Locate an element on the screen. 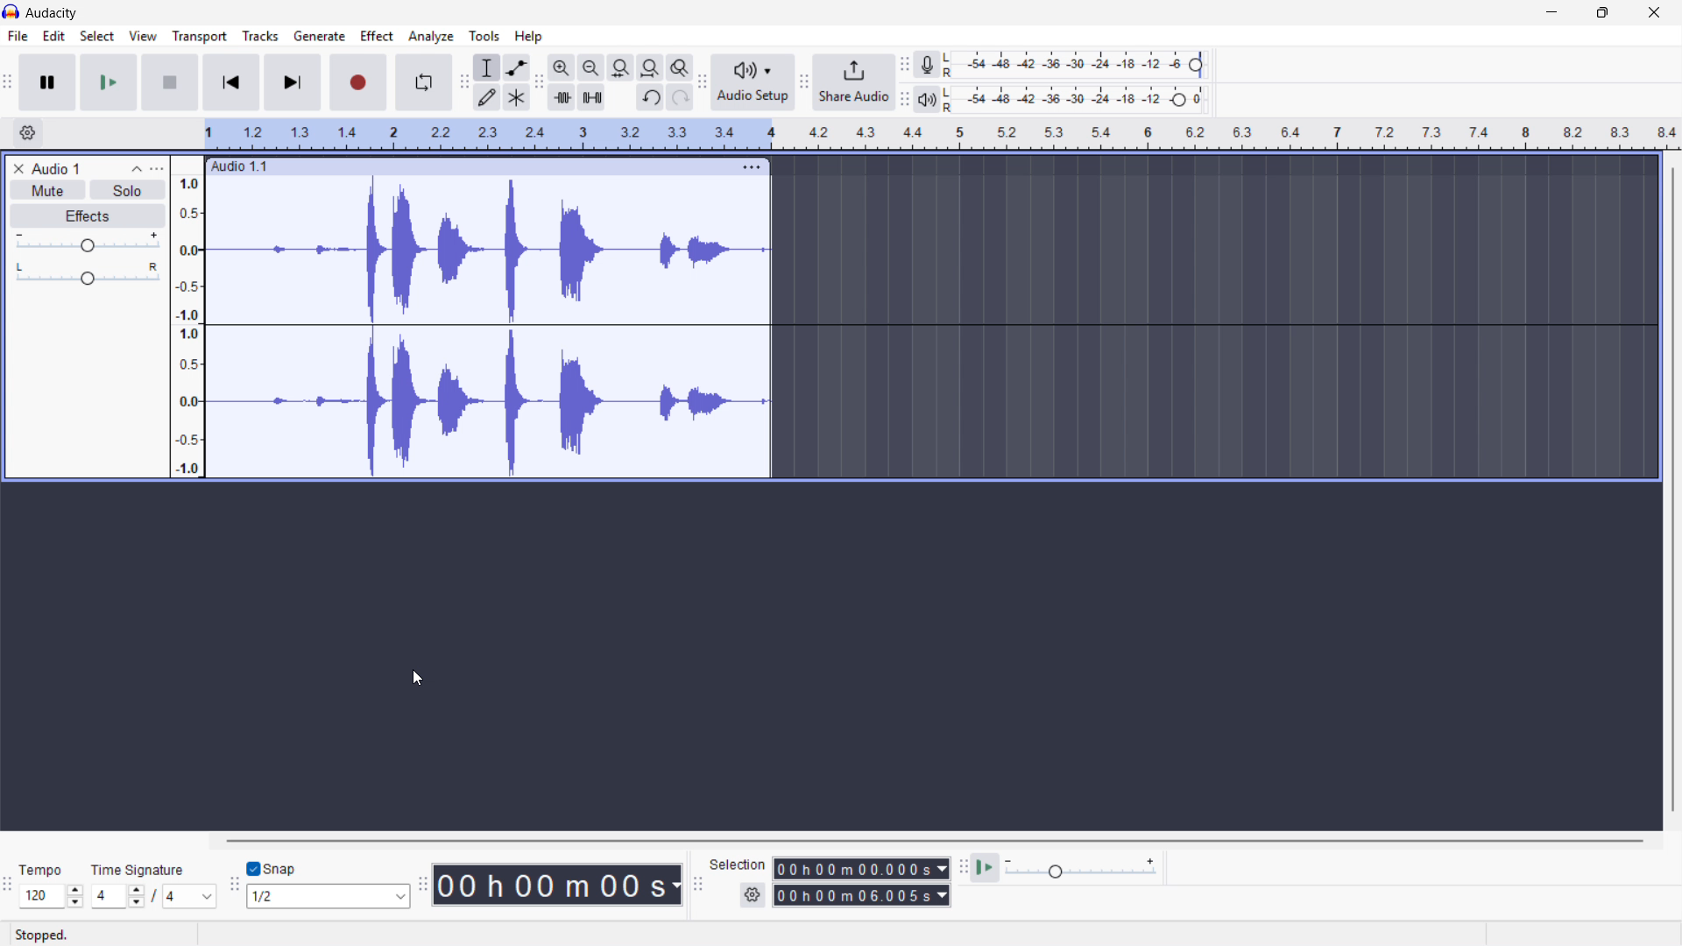 This screenshot has height=946, width=1682. Track control panel menu is located at coordinates (157, 169).